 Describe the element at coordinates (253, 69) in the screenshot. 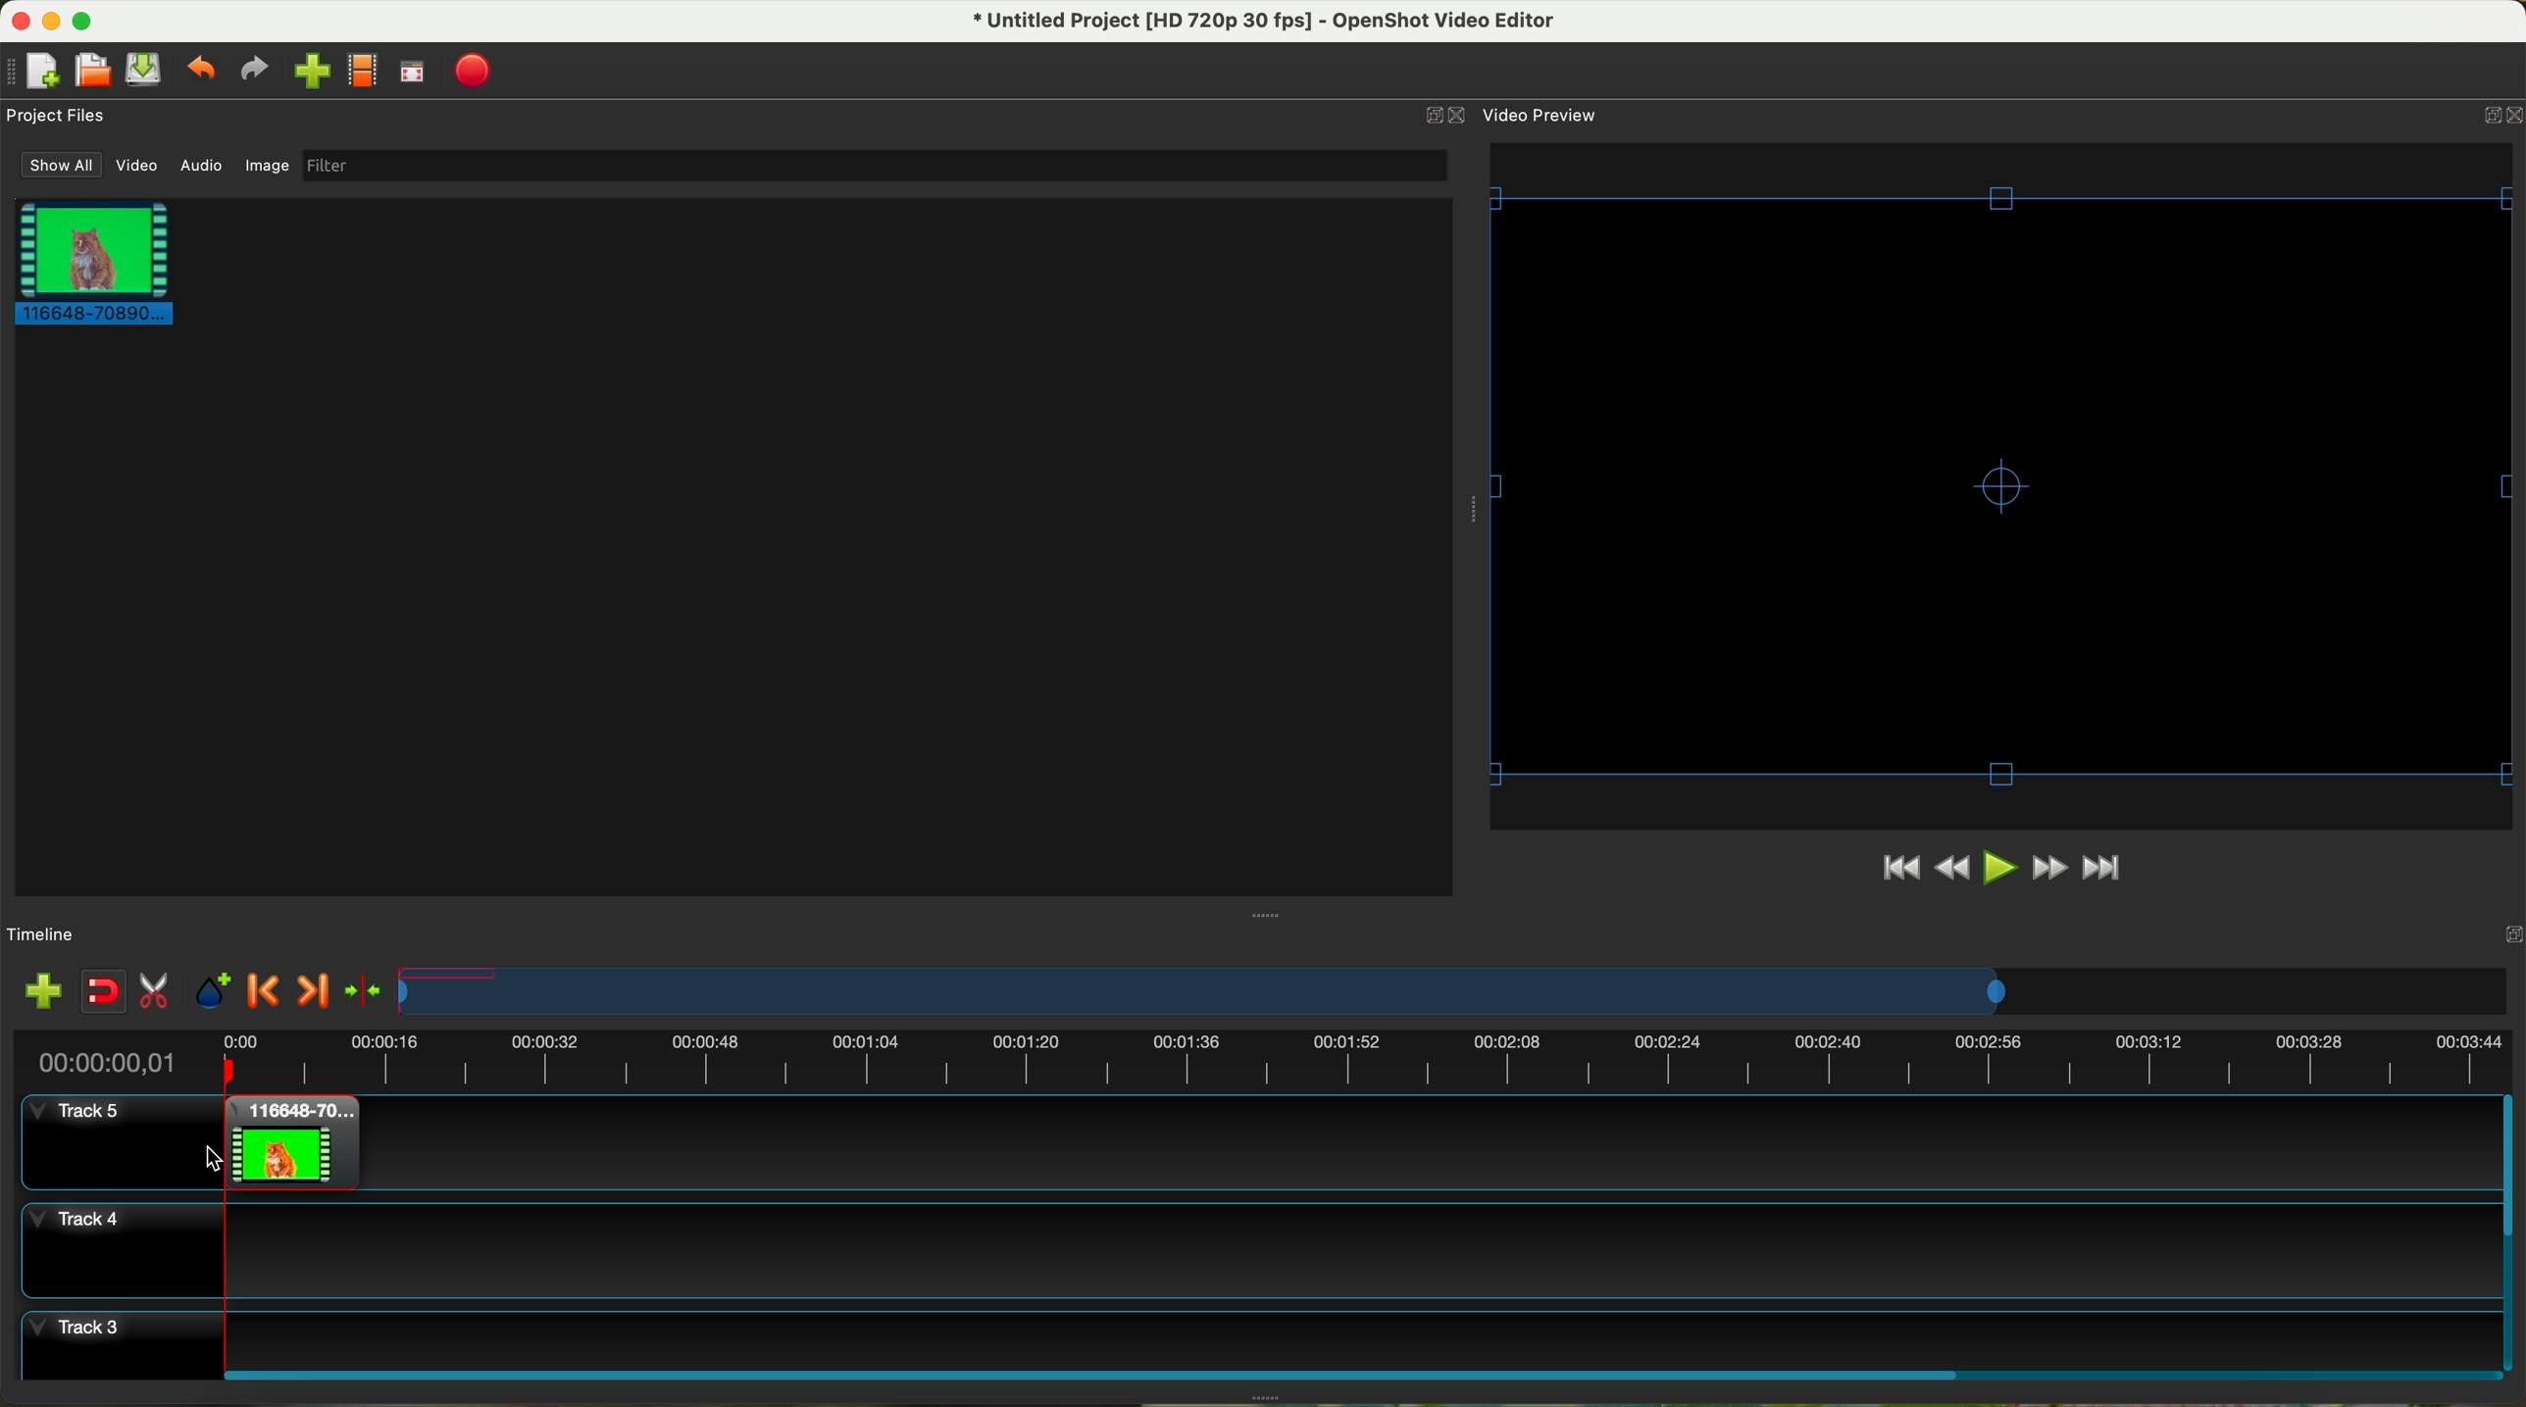

I see `redo` at that location.